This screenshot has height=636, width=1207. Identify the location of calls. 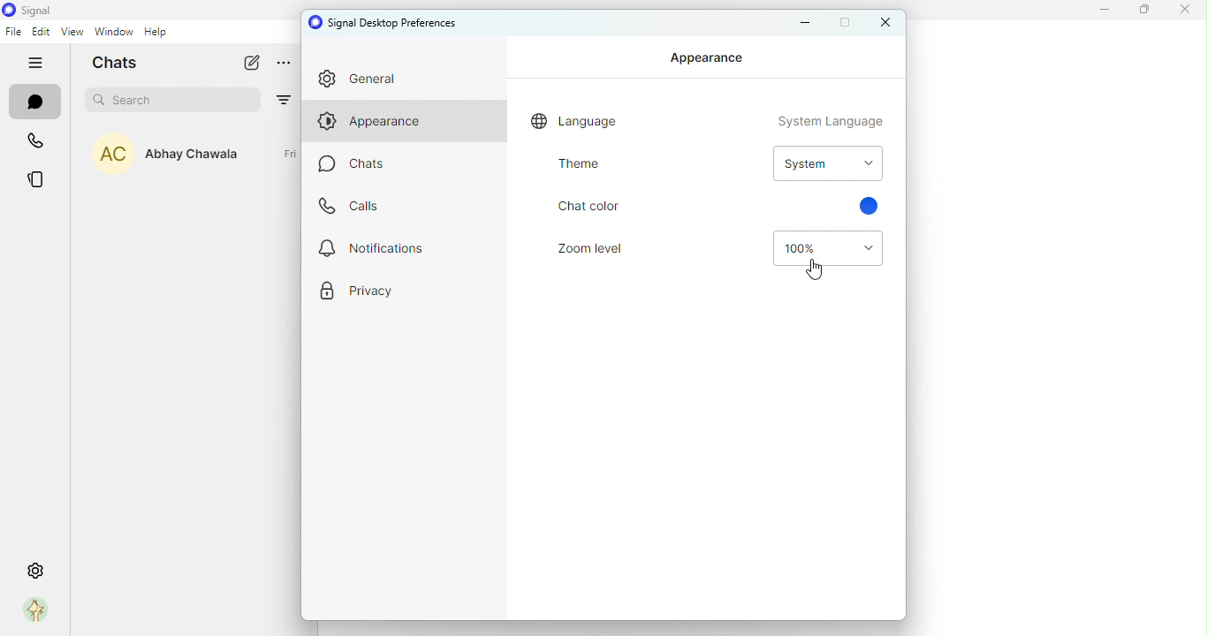
(359, 209).